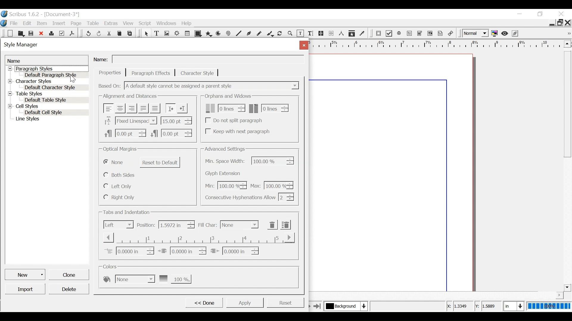 The image size is (572, 321). Describe the element at coordinates (290, 34) in the screenshot. I see `Zoom` at that location.